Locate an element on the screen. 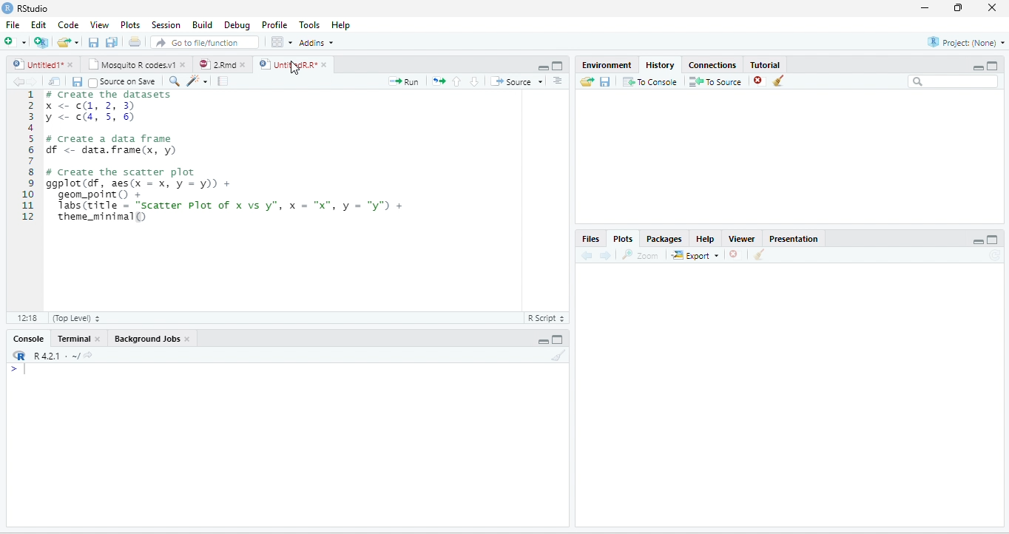 Image resolution: width=1009 pixels, height=534 pixels. Load history from an existing file is located at coordinates (586, 82).